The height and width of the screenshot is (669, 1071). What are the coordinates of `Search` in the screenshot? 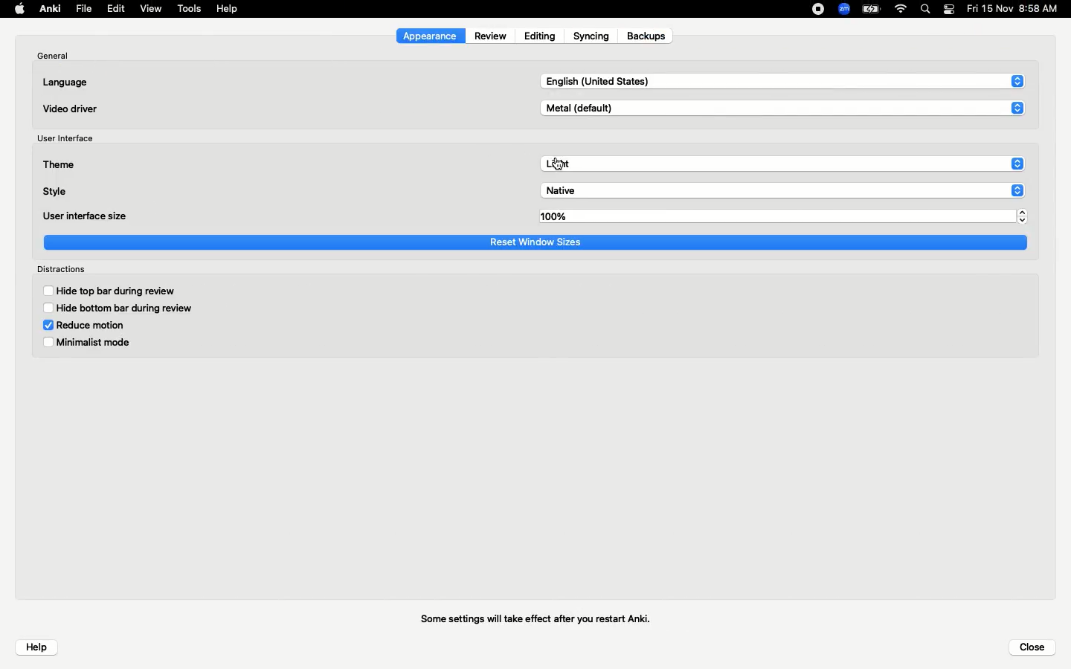 It's located at (924, 10).